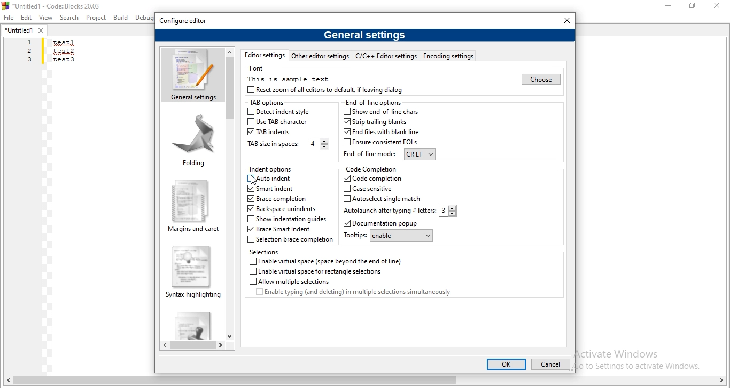 The image size is (730, 388). Describe the element at coordinates (286, 220) in the screenshot. I see `Show indentation guides` at that location.